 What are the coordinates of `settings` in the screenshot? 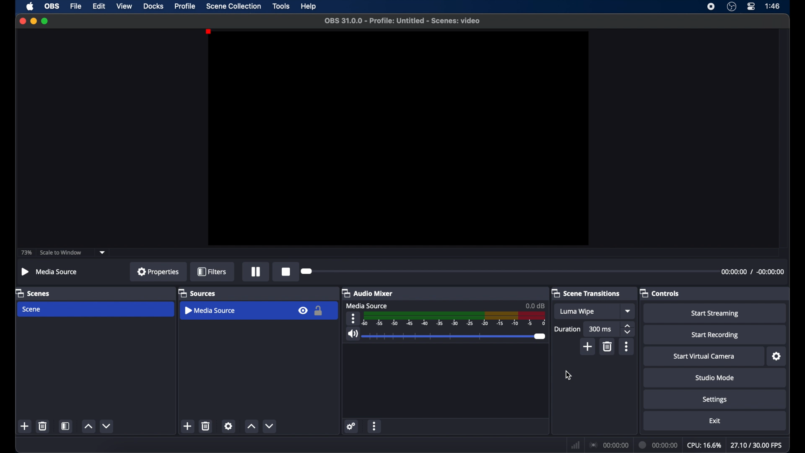 It's located at (352, 426).